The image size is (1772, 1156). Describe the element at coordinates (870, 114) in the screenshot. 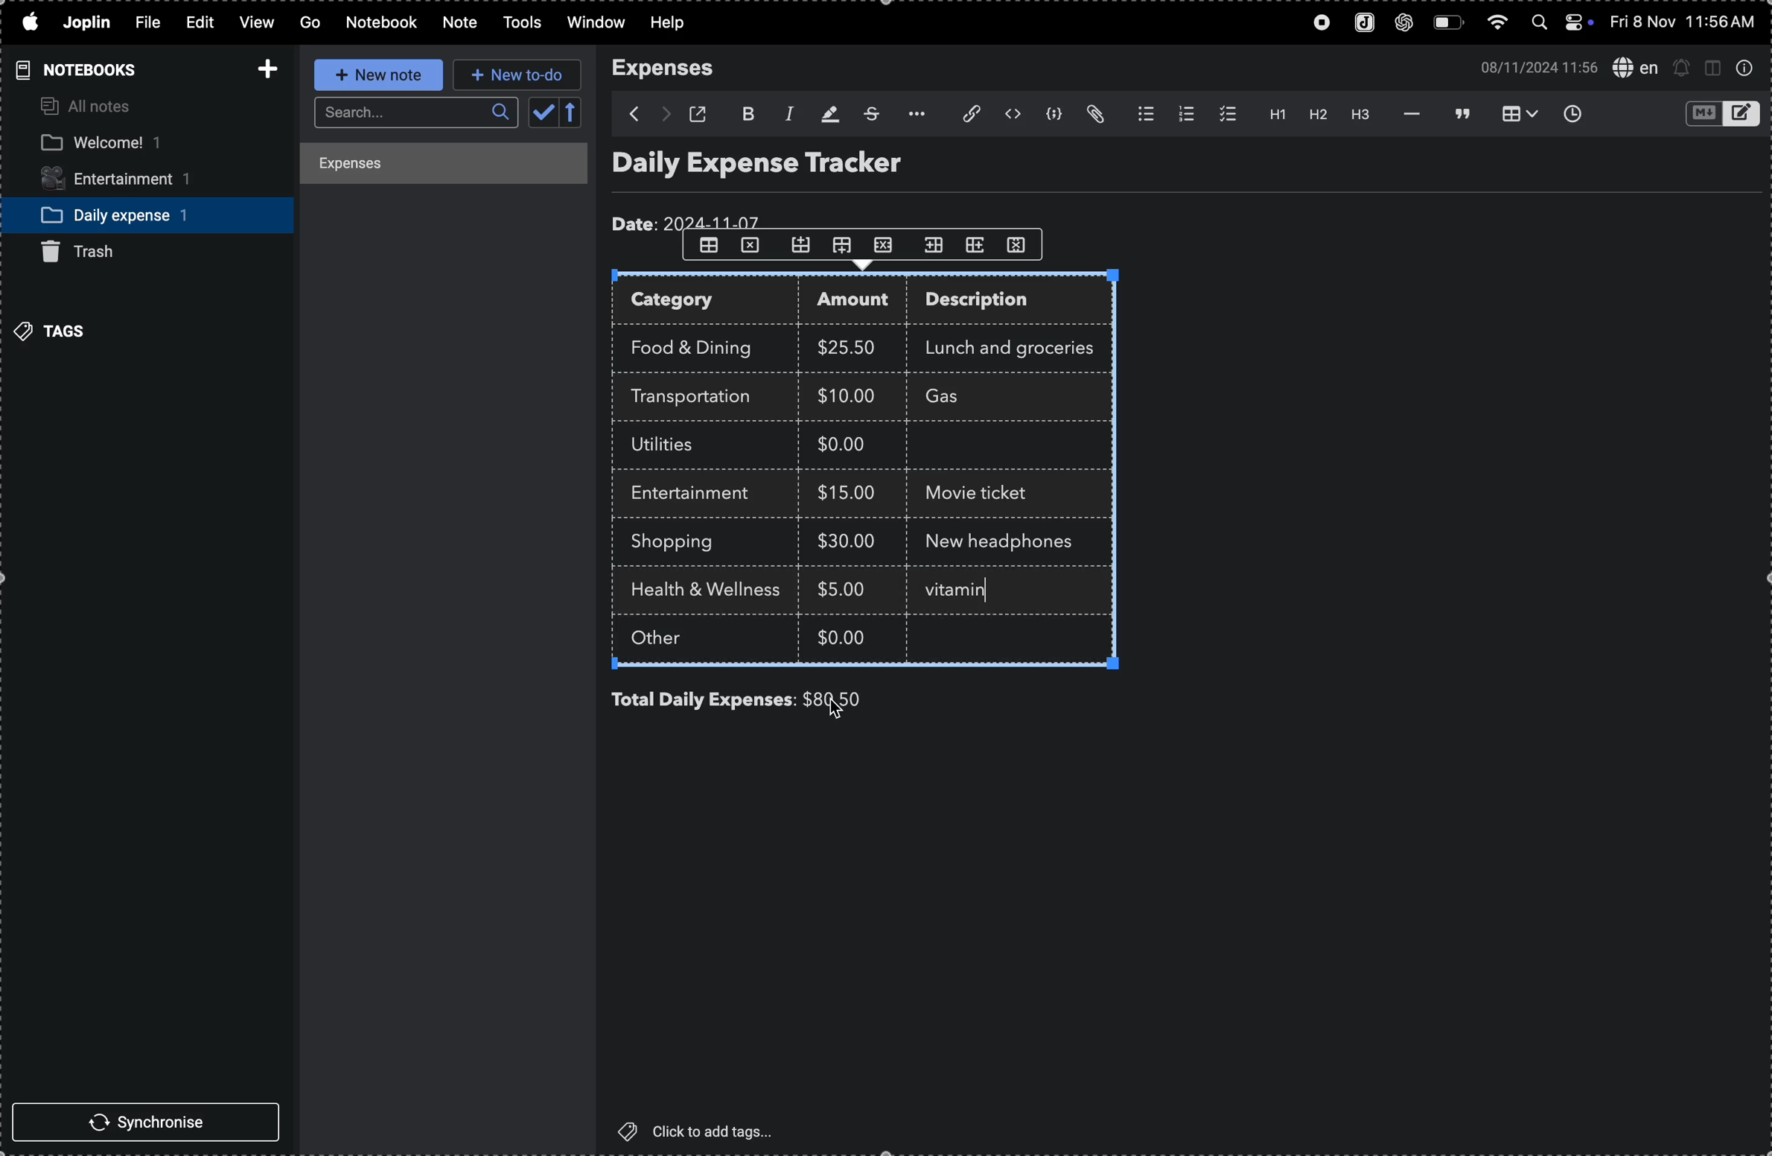

I see `strike through` at that location.